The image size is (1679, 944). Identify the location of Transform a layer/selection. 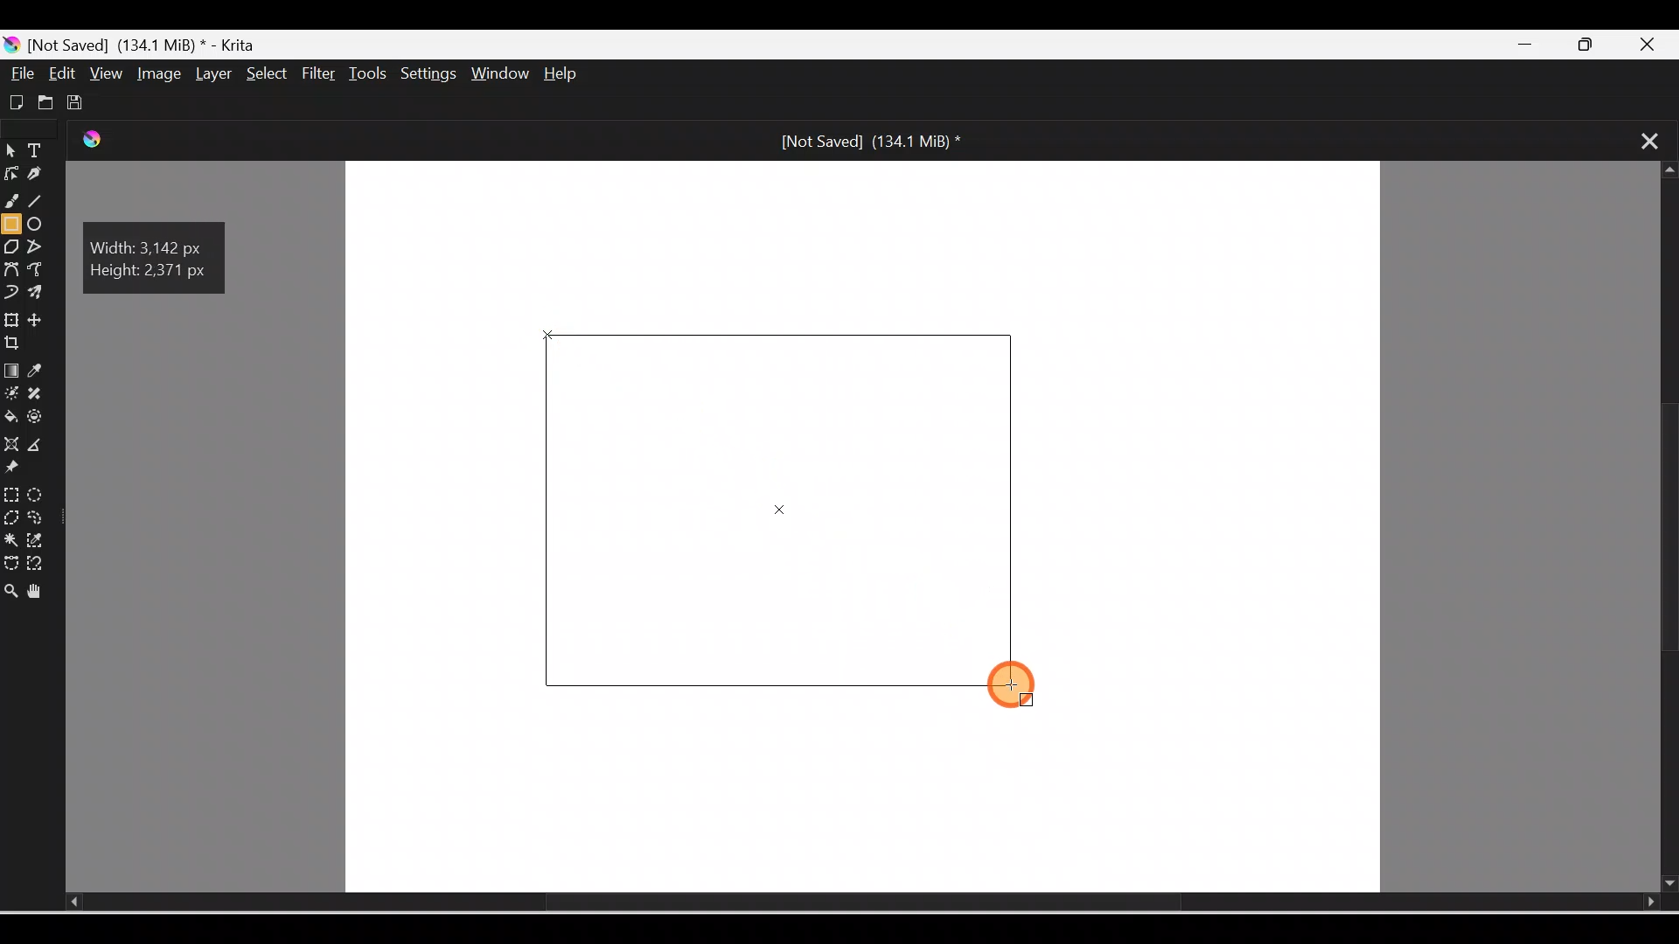
(11, 317).